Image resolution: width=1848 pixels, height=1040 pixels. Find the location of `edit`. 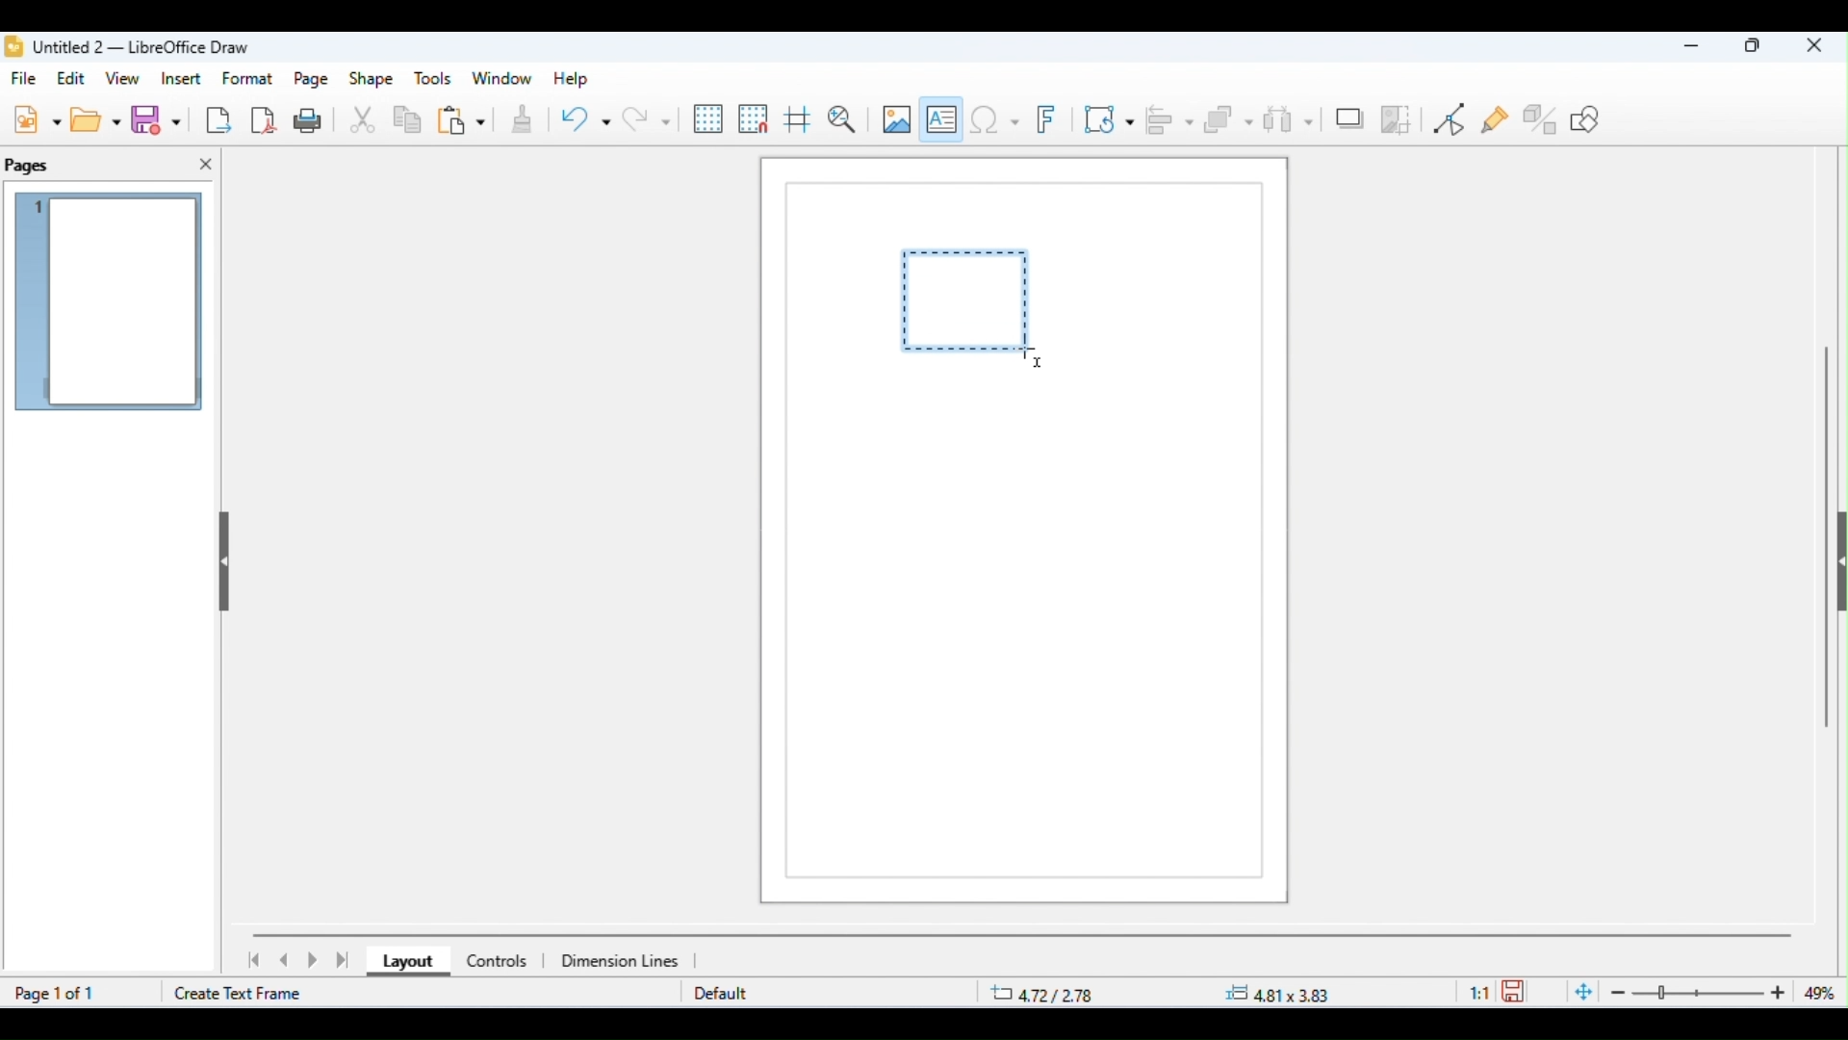

edit is located at coordinates (74, 78).